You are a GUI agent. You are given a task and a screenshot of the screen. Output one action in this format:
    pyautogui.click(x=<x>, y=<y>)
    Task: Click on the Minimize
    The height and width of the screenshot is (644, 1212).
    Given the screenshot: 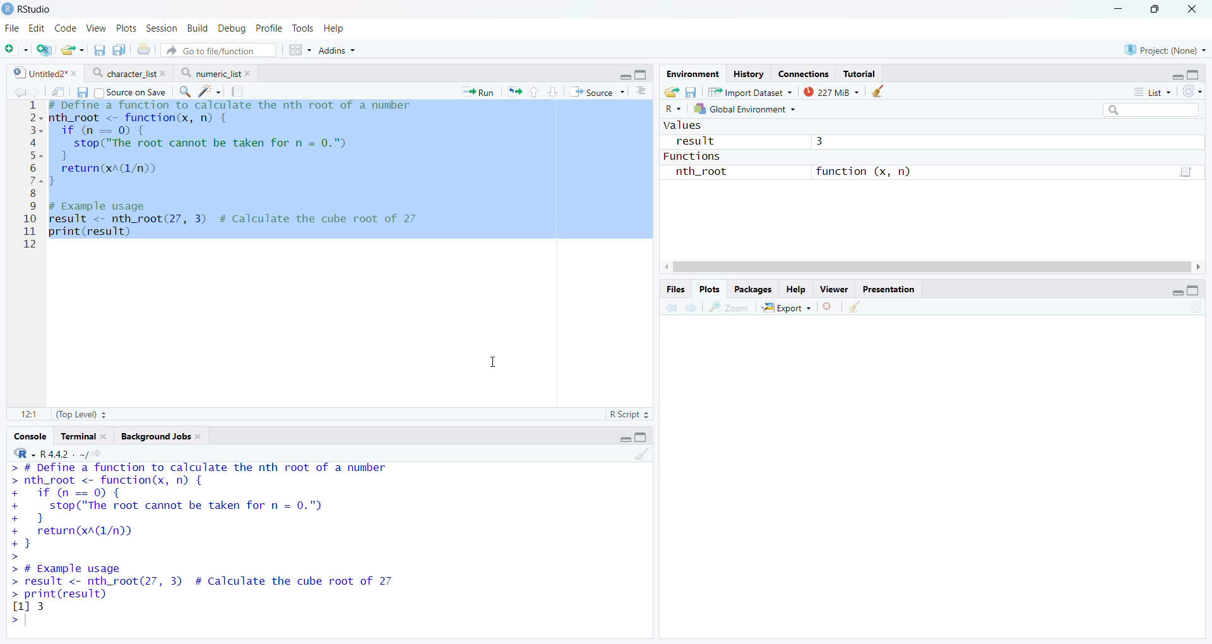 What is the action you would take?
    pyautogui.click(x=1119, y=8)
    